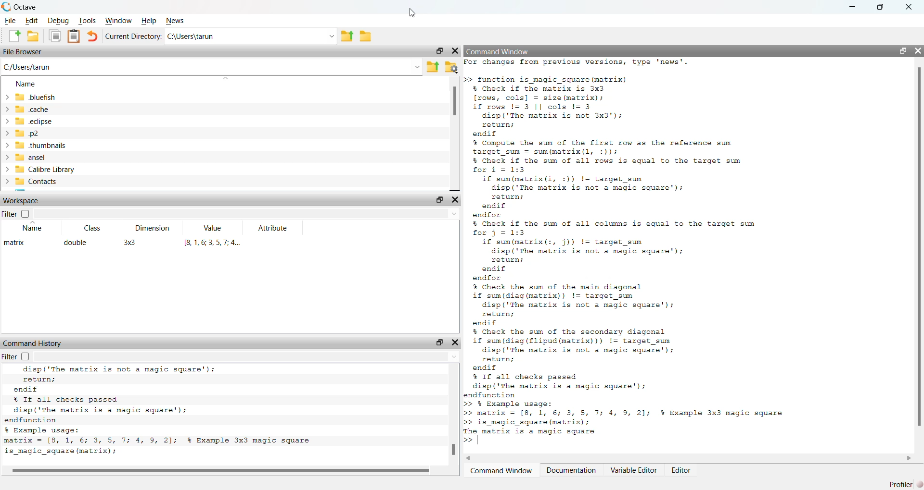 This screenshot has height=490, width=924. Describe the element at coordinates (26, 7) in the screenshot. I see `Octave` at that location.